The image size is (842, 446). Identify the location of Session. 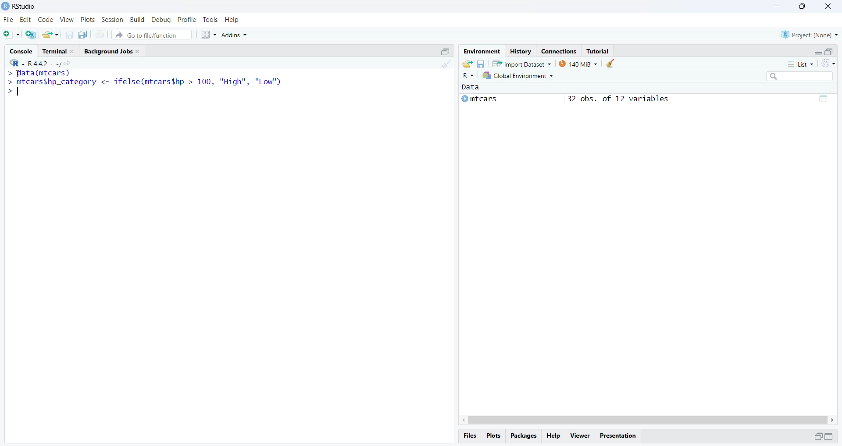
(112, 20).